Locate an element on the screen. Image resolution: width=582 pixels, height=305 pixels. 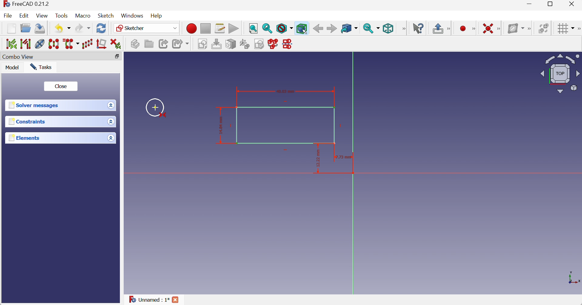
Redo is located at coordinates (83, 28).